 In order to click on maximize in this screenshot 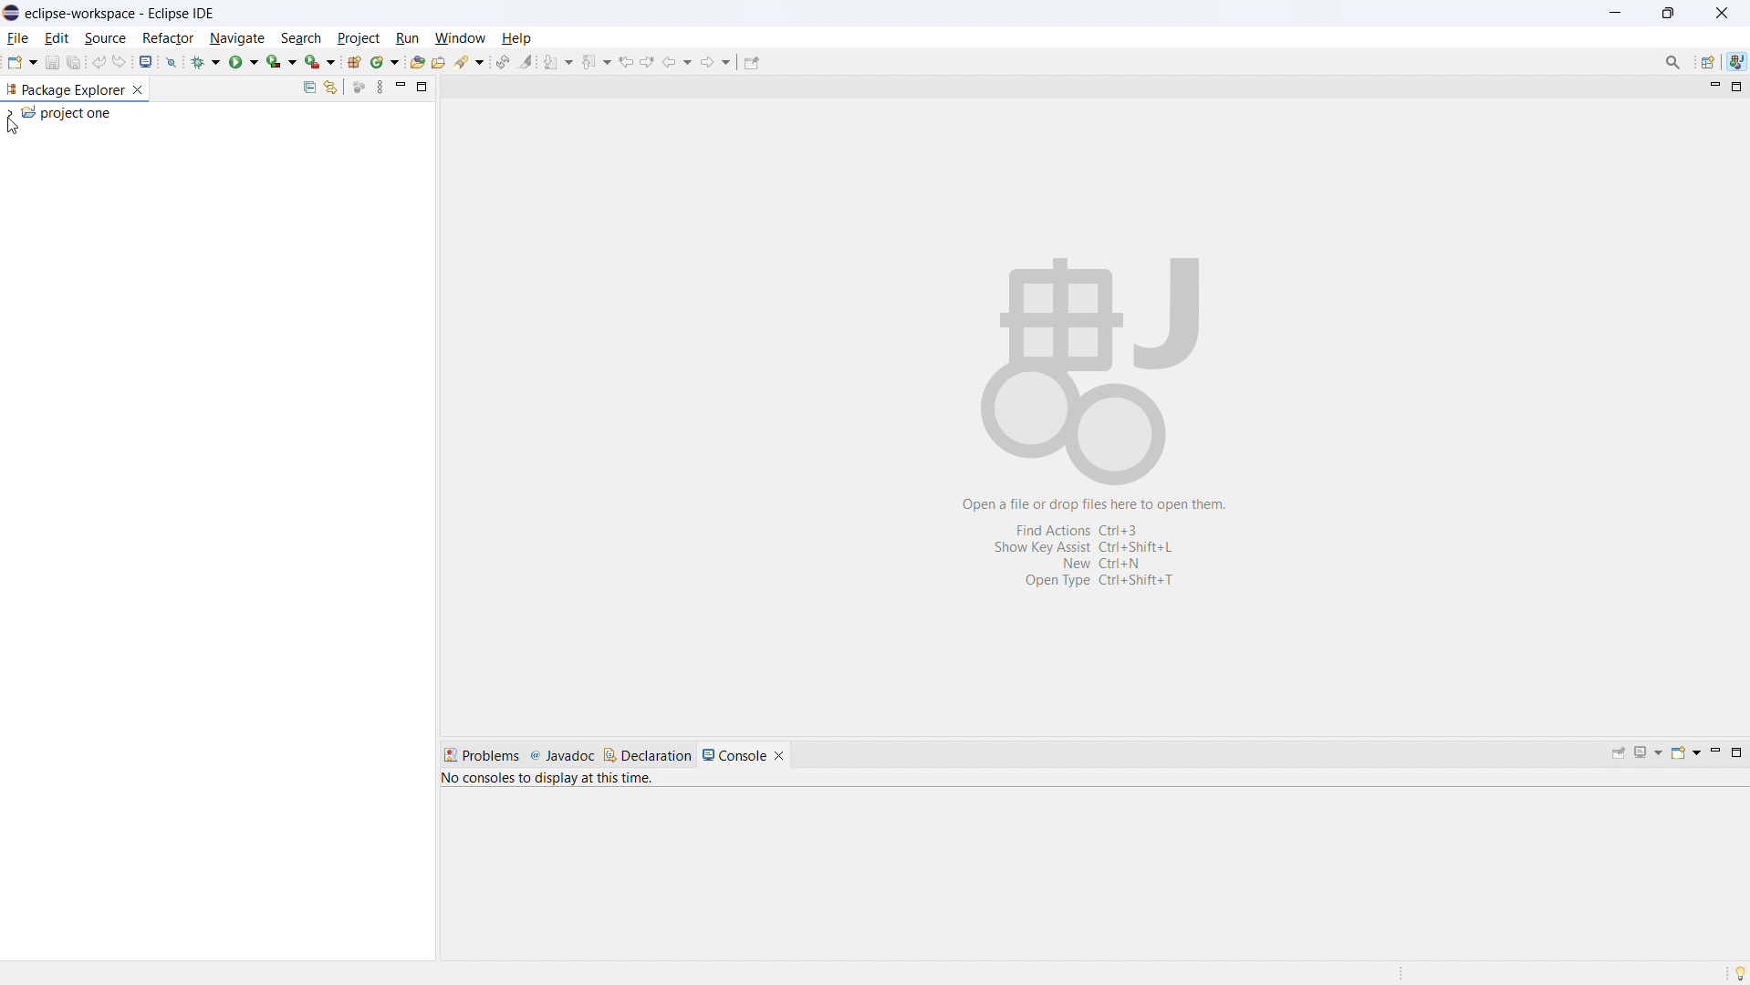, I will do `click(1669, 14)`.